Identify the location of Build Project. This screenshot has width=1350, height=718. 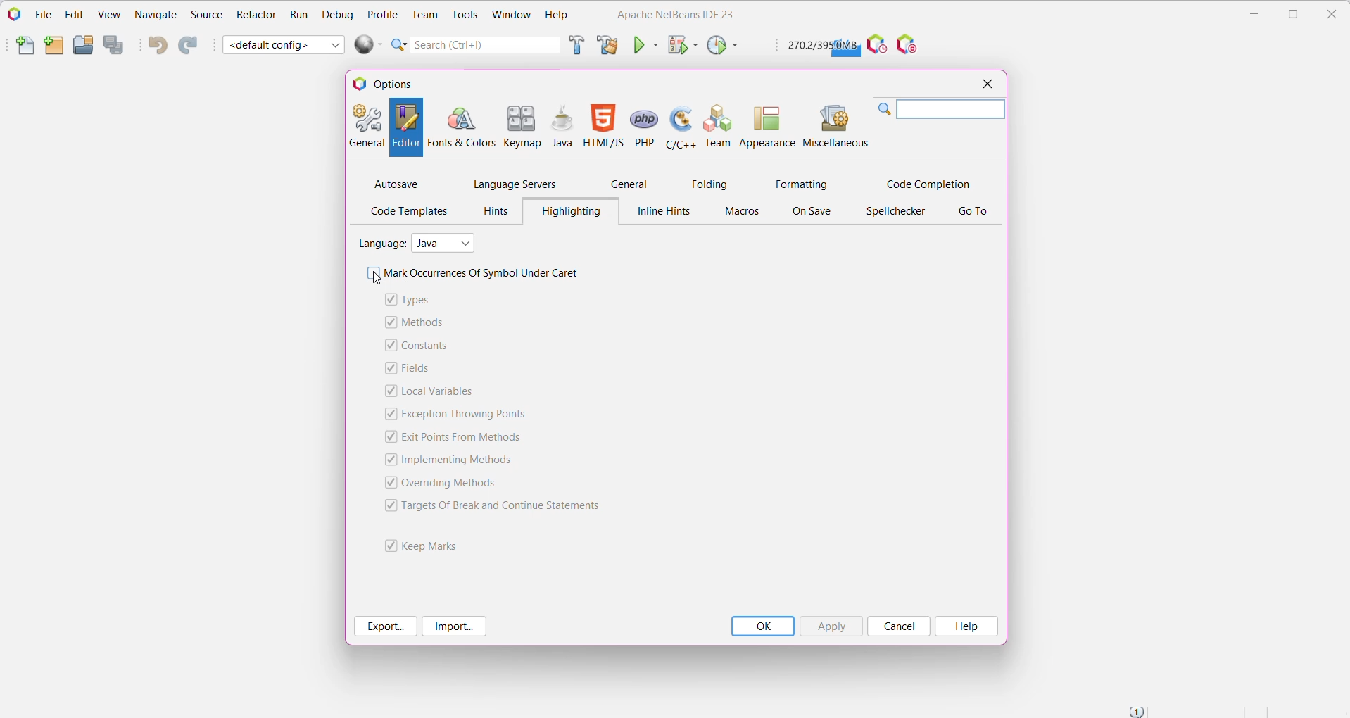
(575, 46).